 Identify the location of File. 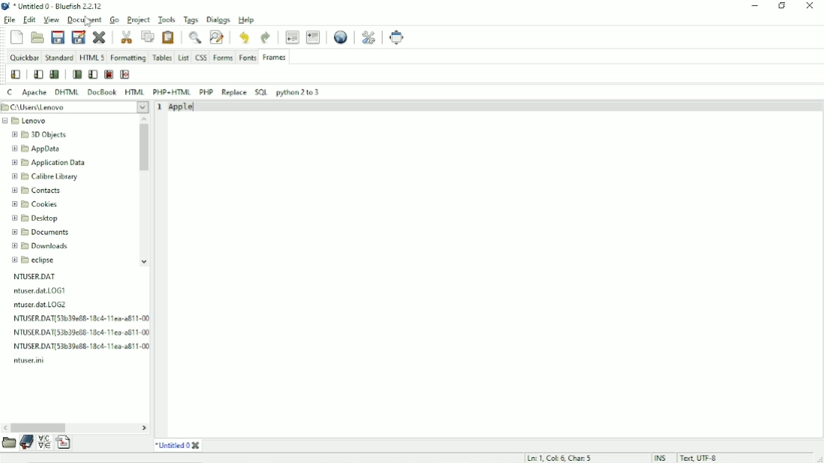
(11, 20).